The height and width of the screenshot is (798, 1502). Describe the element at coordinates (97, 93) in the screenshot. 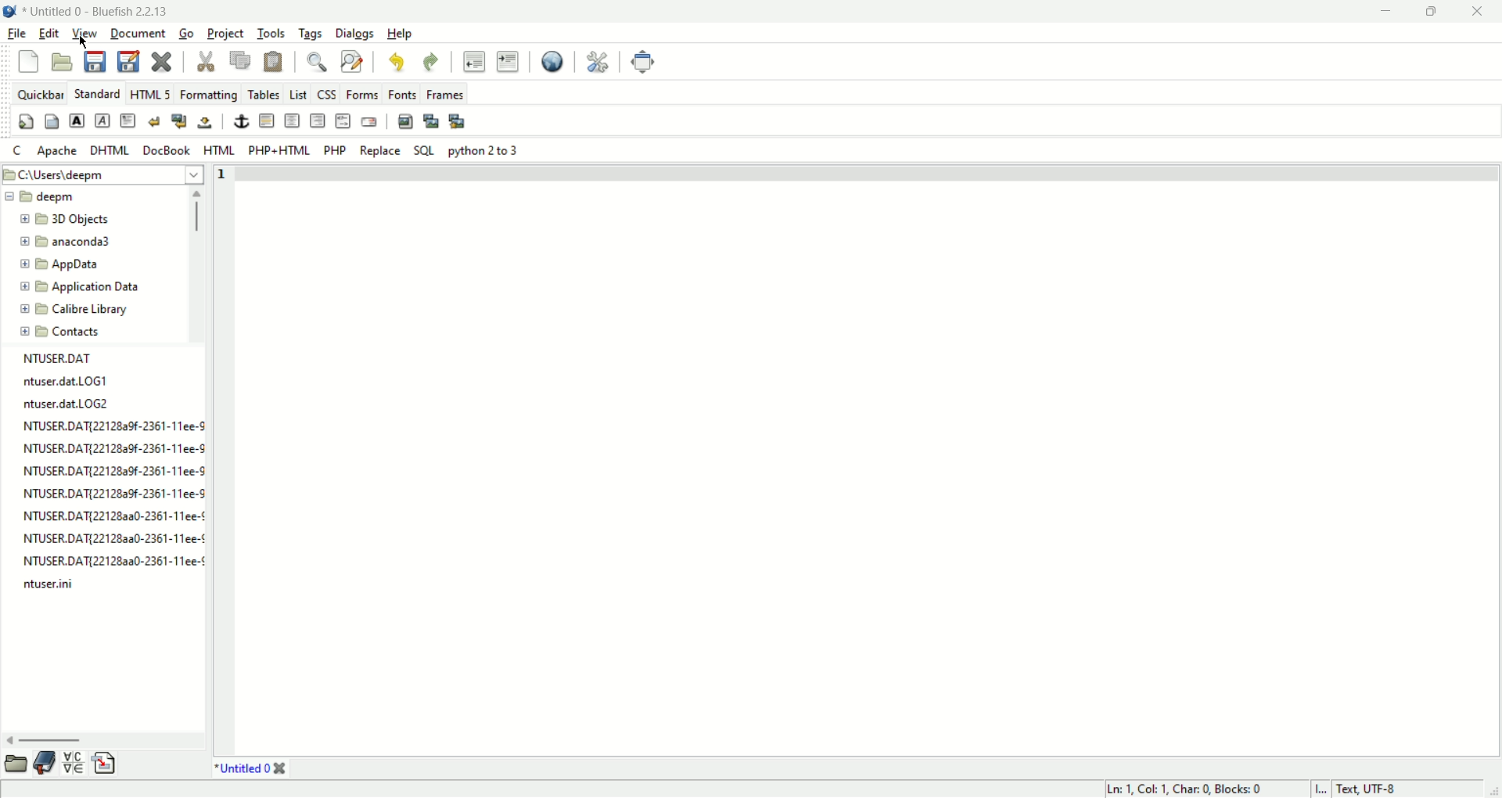

I see `standard` at that location.